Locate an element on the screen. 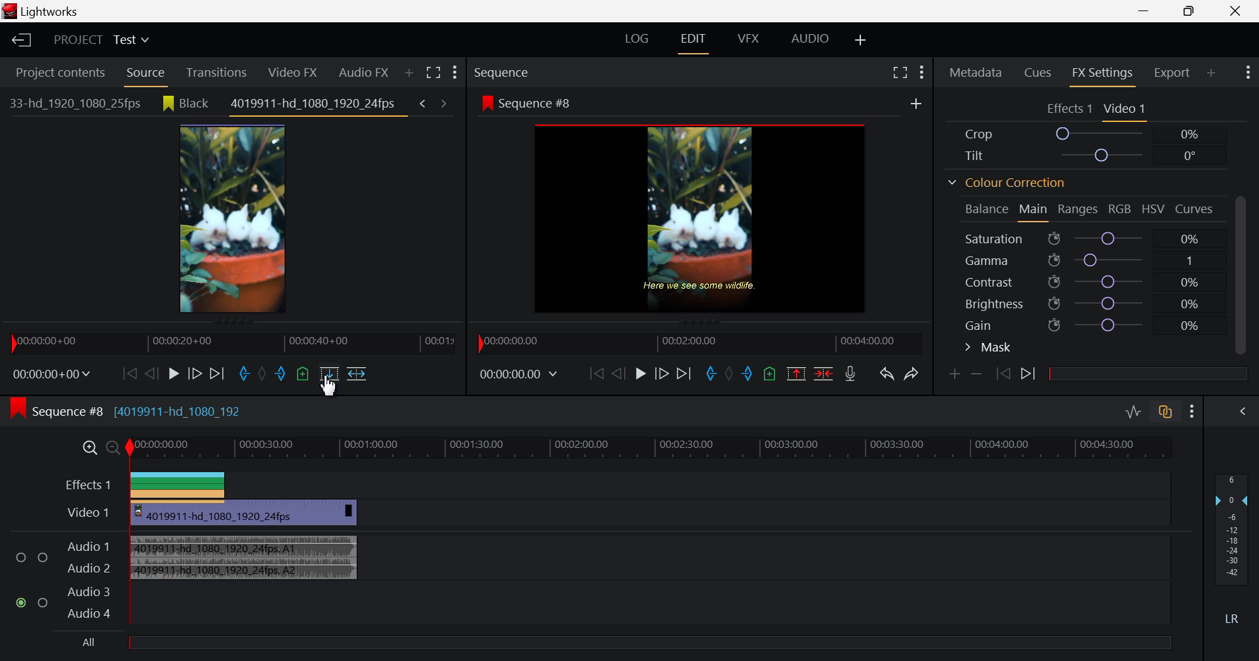  Restore Down is located at coordinates (1148, 11).